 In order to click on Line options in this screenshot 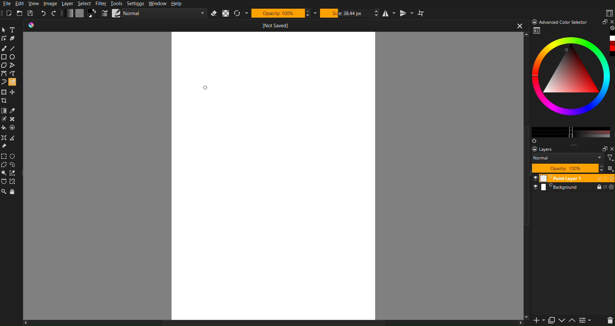, I will do `click(116, 13)`.